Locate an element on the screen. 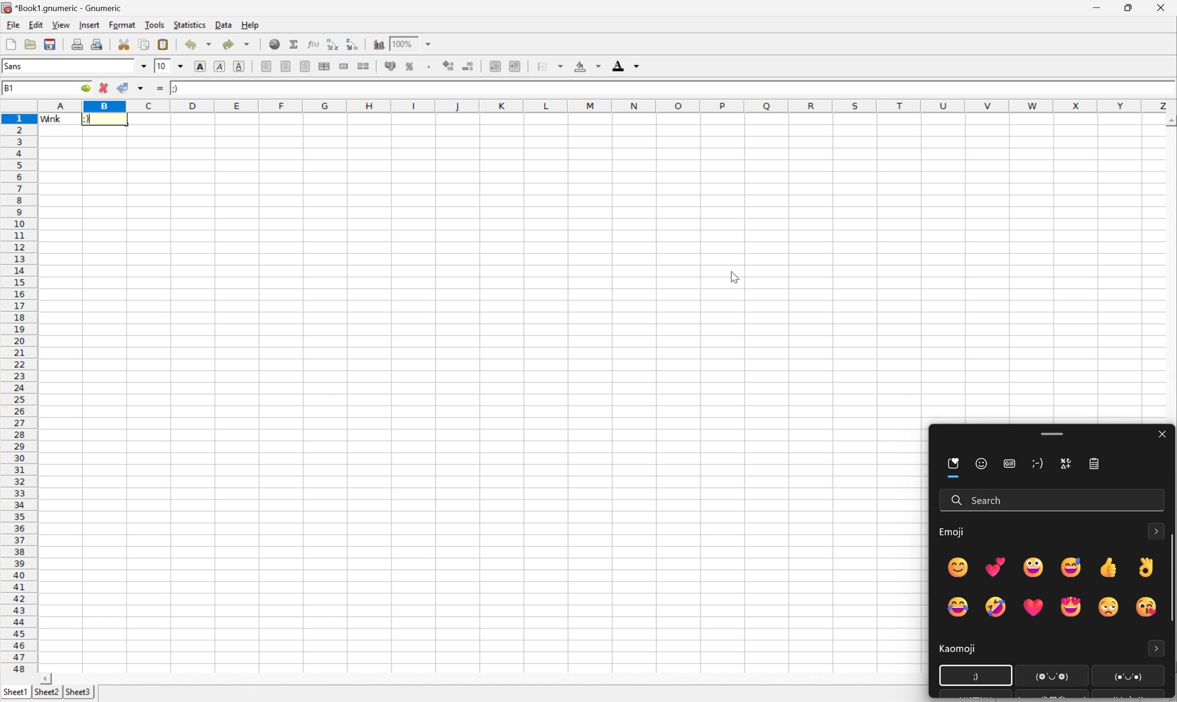  paste is located at coordinates (164, 44).